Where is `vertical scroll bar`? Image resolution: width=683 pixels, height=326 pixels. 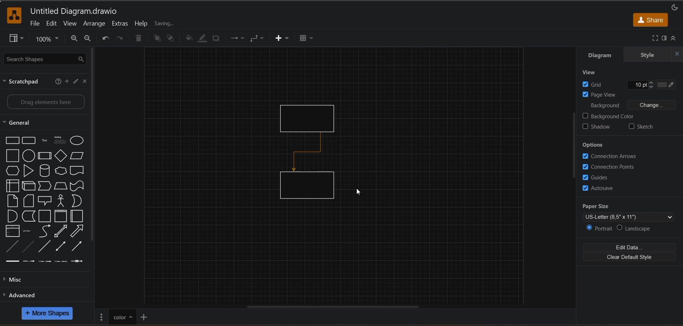 vertical scroll bar is located at coordinates (572, 145).